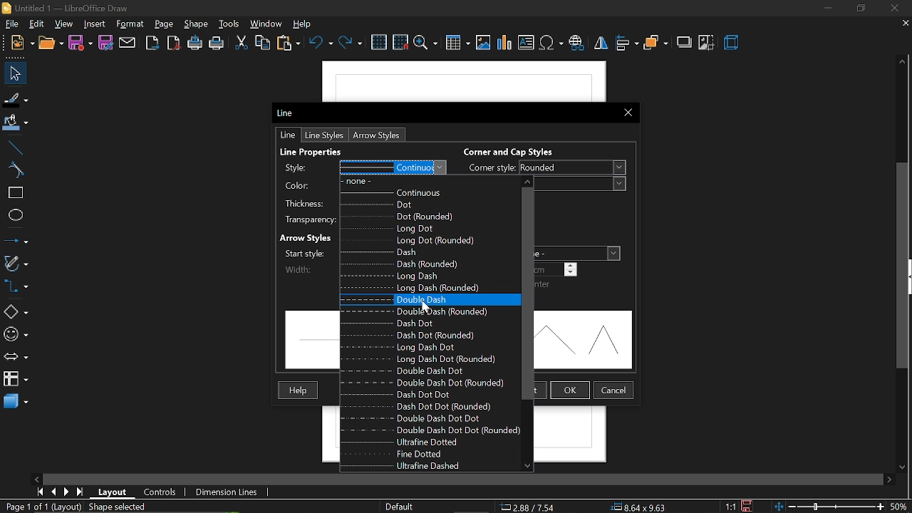 This screenshot has width=912, height=513. Describe the element at coordinates (430, 455) in the screenshot. I see `Fine dotted` at that location.